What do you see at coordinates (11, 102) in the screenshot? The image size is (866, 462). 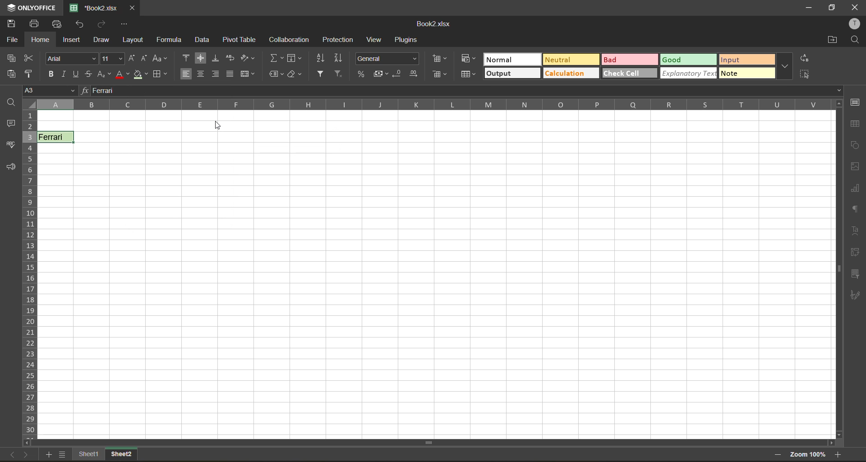 I see `find` at bounding box center [11, 102].